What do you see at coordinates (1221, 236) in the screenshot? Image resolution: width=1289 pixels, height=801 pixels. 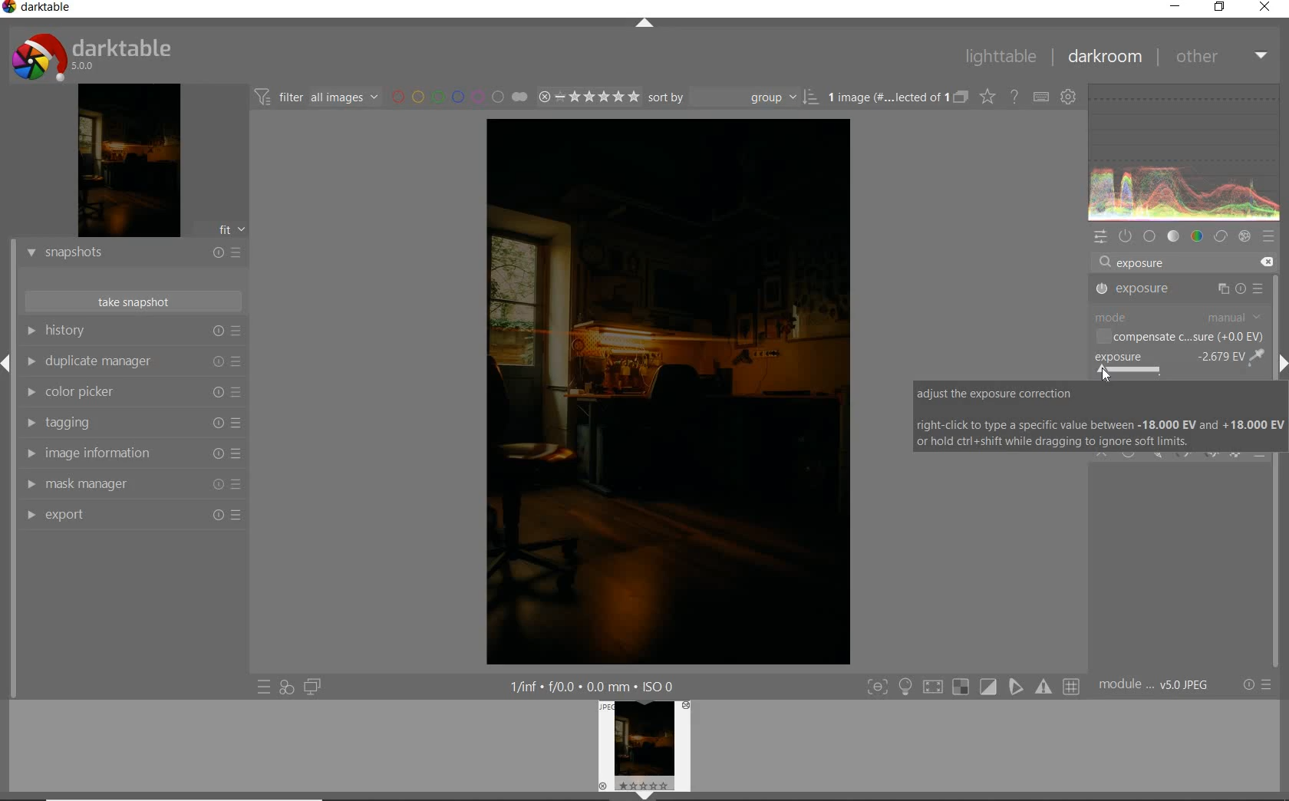 I see `correct` at bounding box center [1221, 236].